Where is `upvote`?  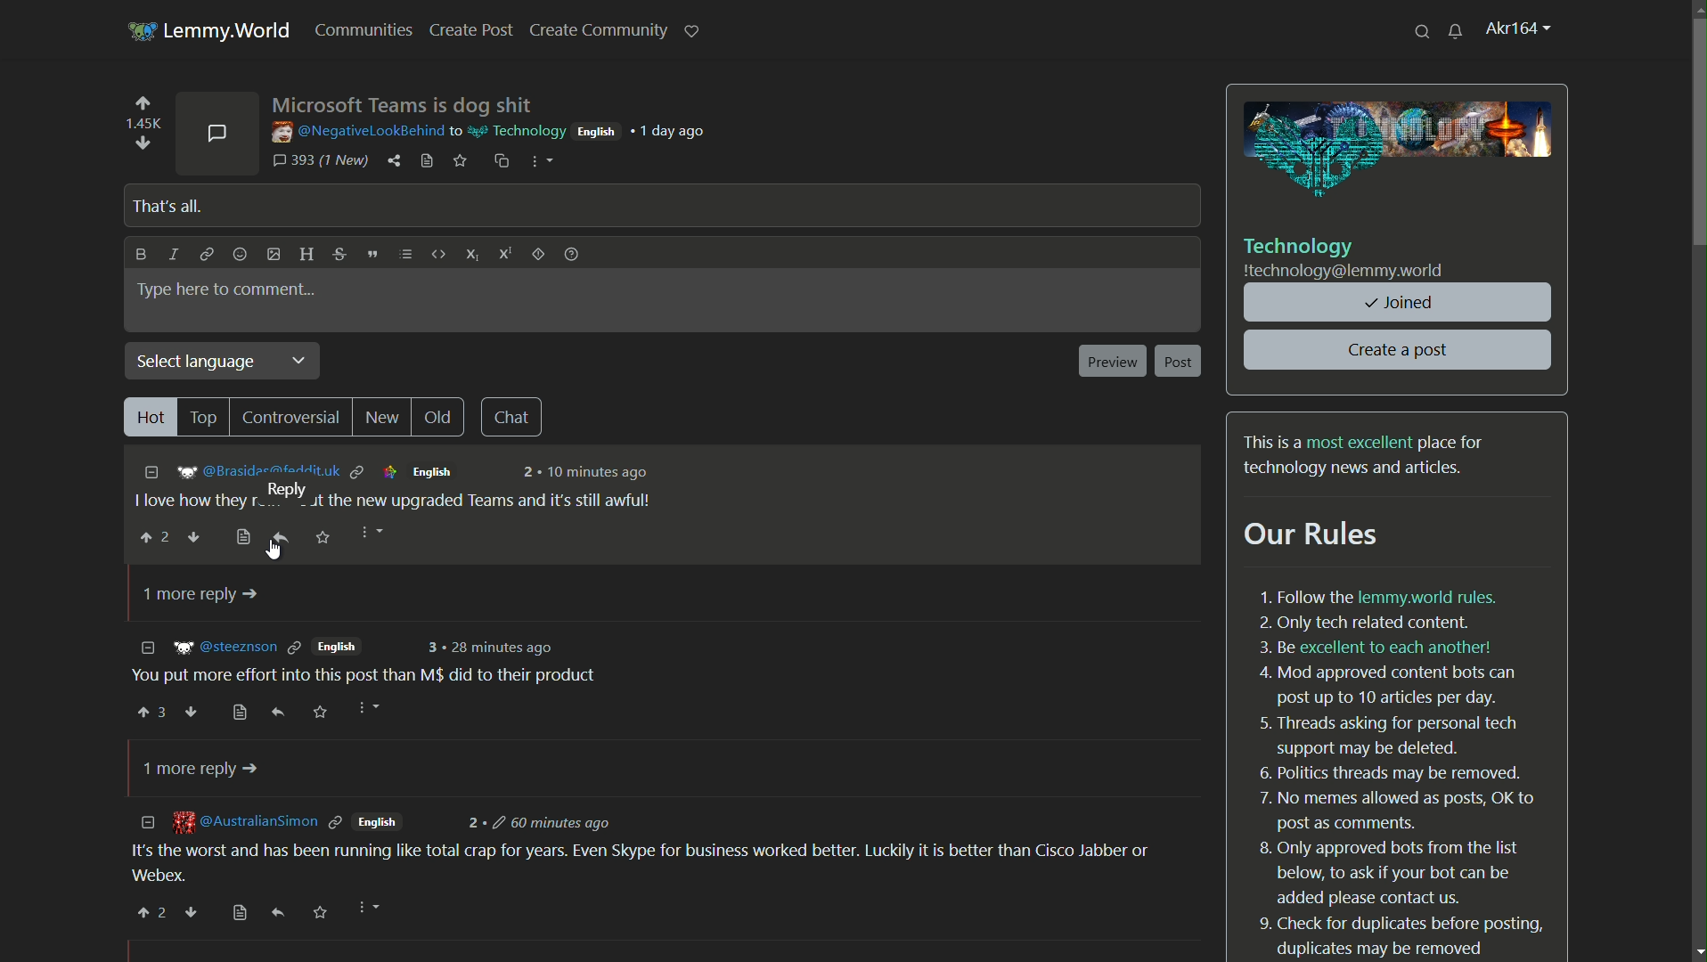 upvote is located at coordinates (151, 913).